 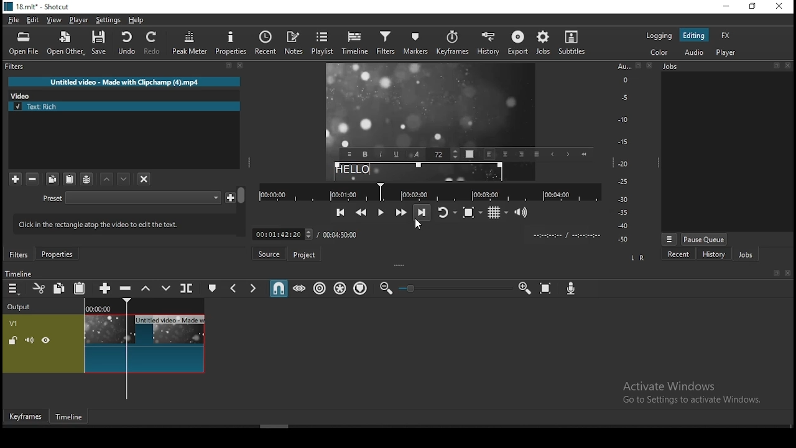 What do you see at coordinates (211, 287) in the screenshot?
I see `create/edit marker` at bounding box center [211, 287].